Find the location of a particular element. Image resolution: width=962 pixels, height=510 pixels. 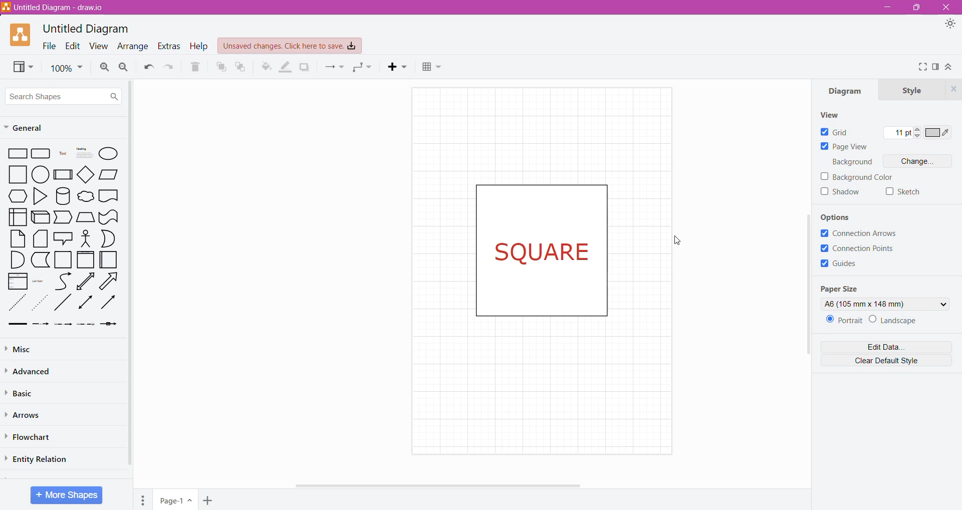

View is located at coordinates (99, 45).